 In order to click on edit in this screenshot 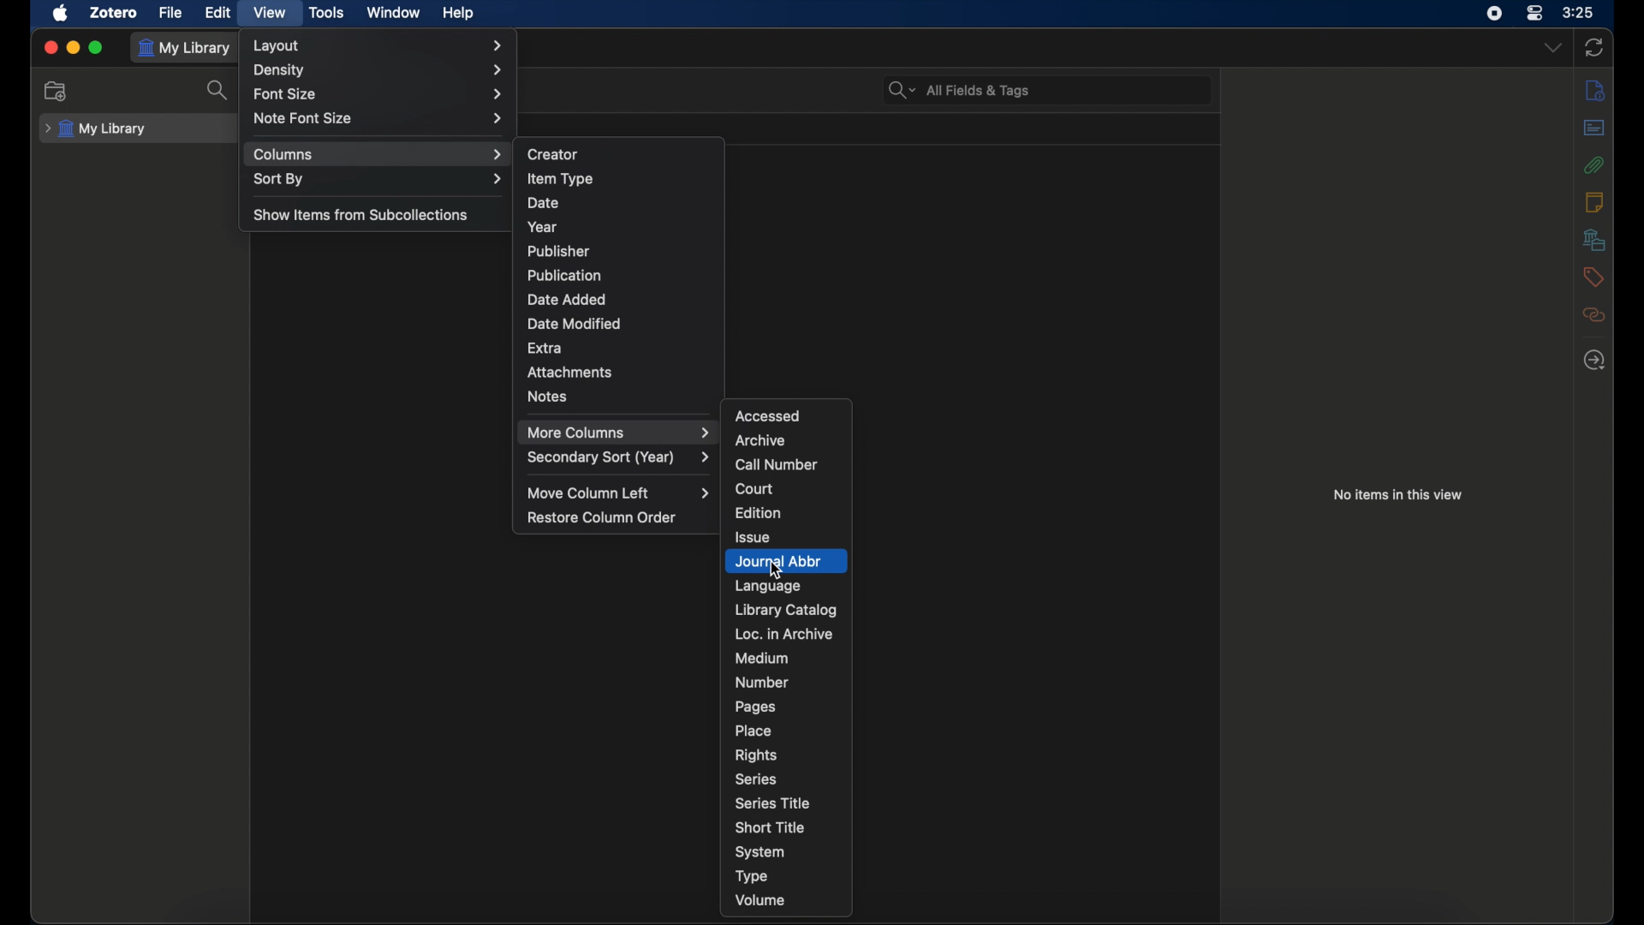, I will do `click(217, 14)`.